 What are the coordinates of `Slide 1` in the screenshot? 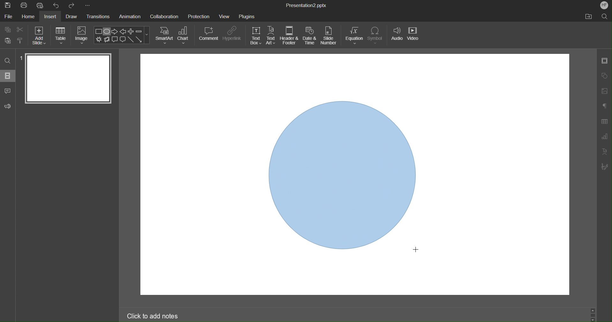 It's located at (67, 78).